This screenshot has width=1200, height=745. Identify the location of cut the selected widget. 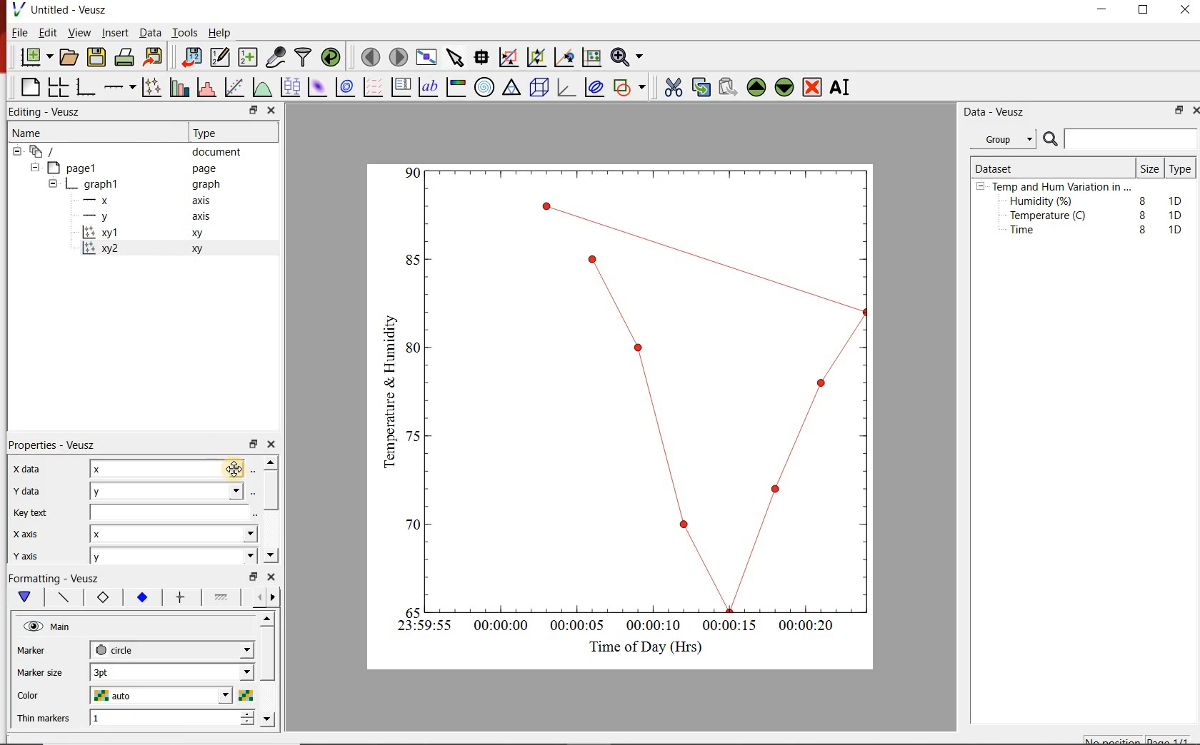
(672, 86).